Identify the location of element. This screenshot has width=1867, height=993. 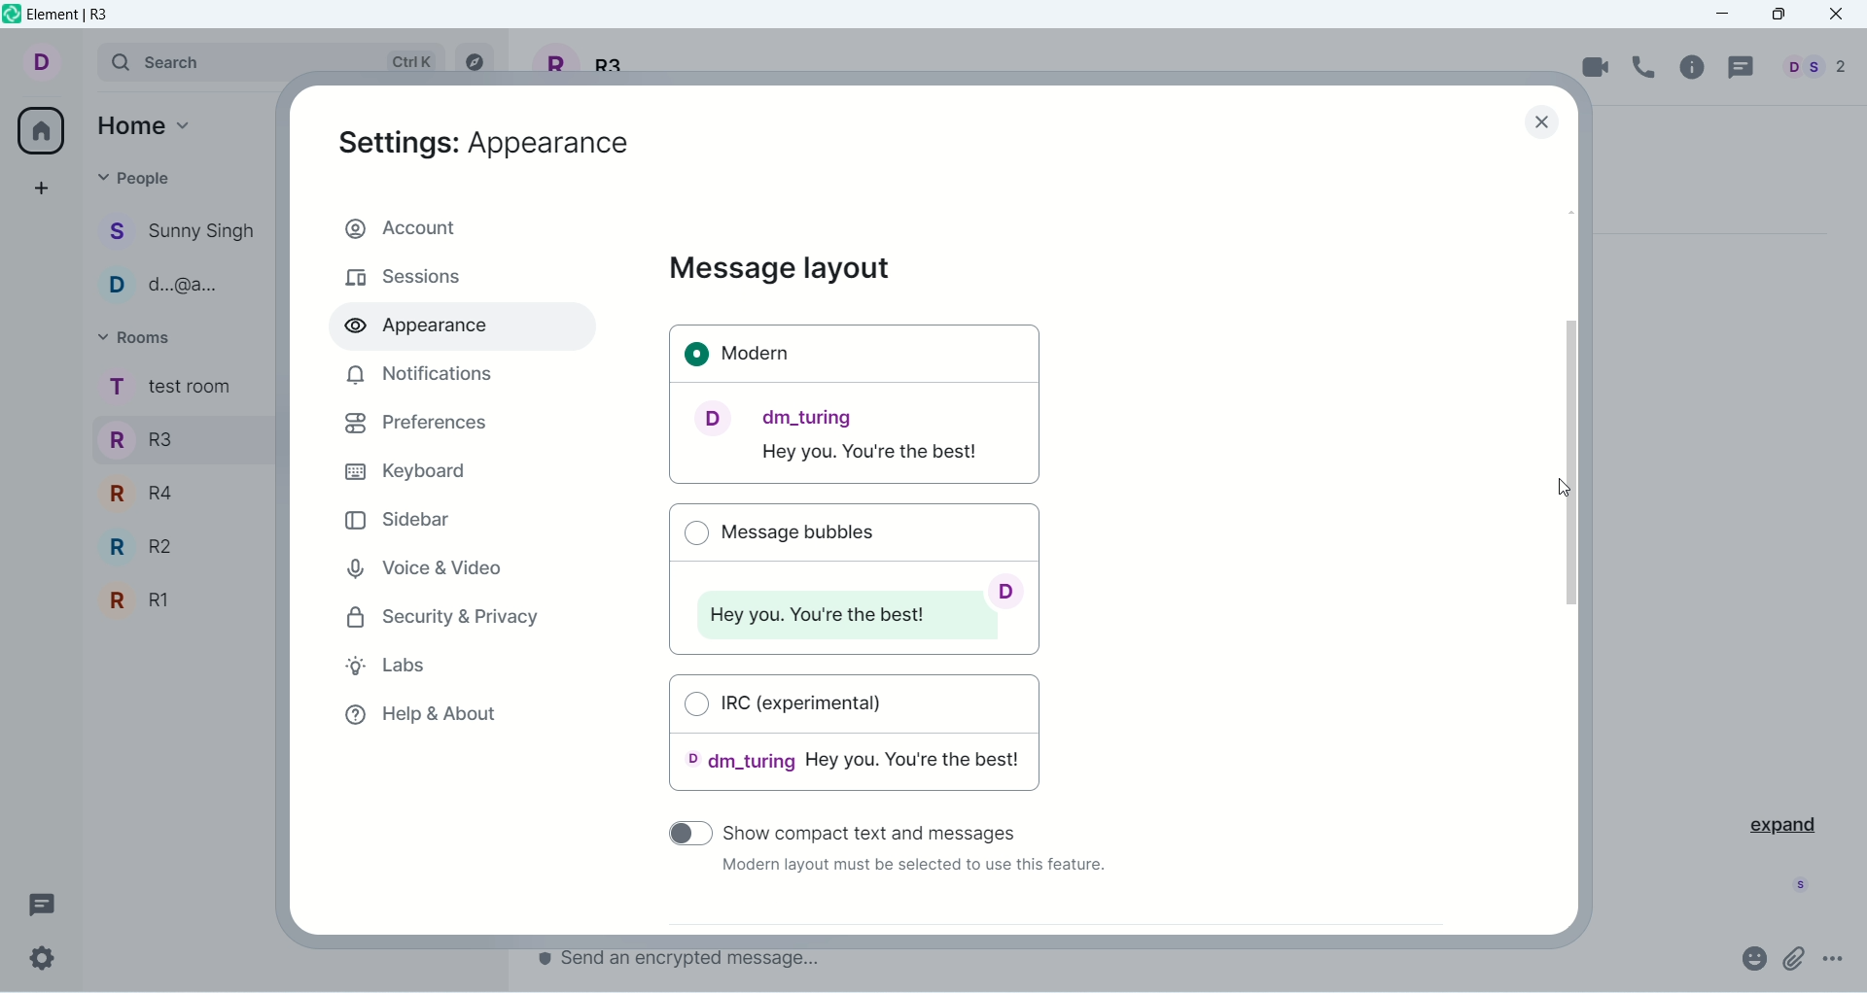
(73, 17).